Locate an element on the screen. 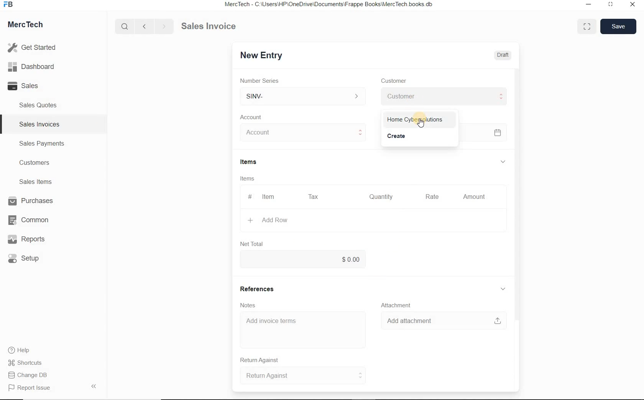 This screenshot has width=644, height=400. Draft is located at coordinates (503, 55).